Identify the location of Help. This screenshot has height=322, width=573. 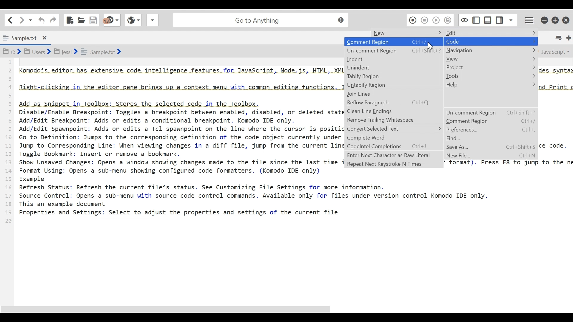
(490, 84).